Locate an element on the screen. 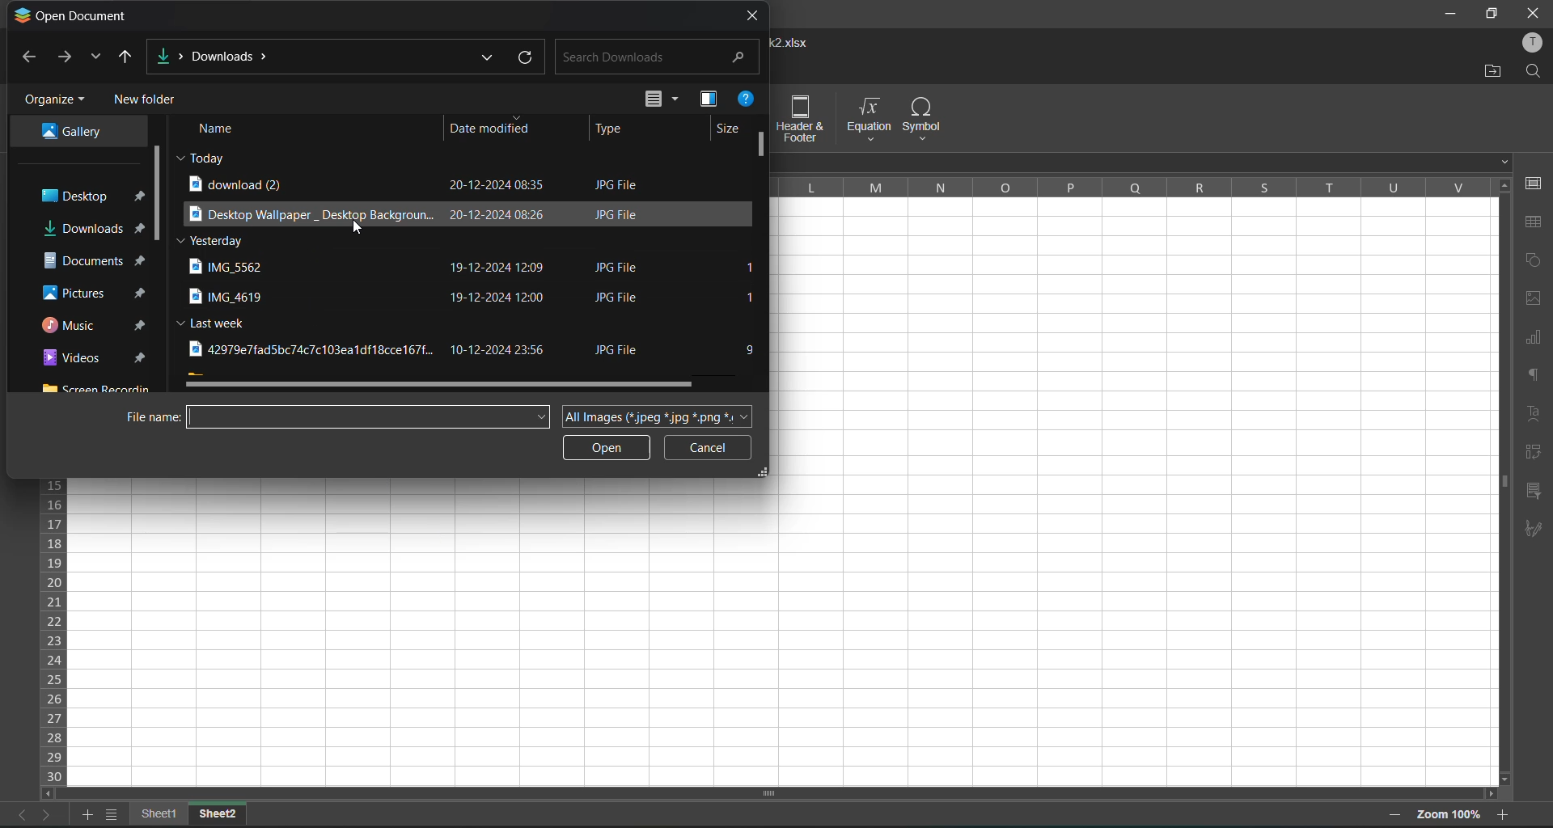 Image resolution: width=1553 pixels, height=828 pixels. cancel is located at coordinates (705, 448).